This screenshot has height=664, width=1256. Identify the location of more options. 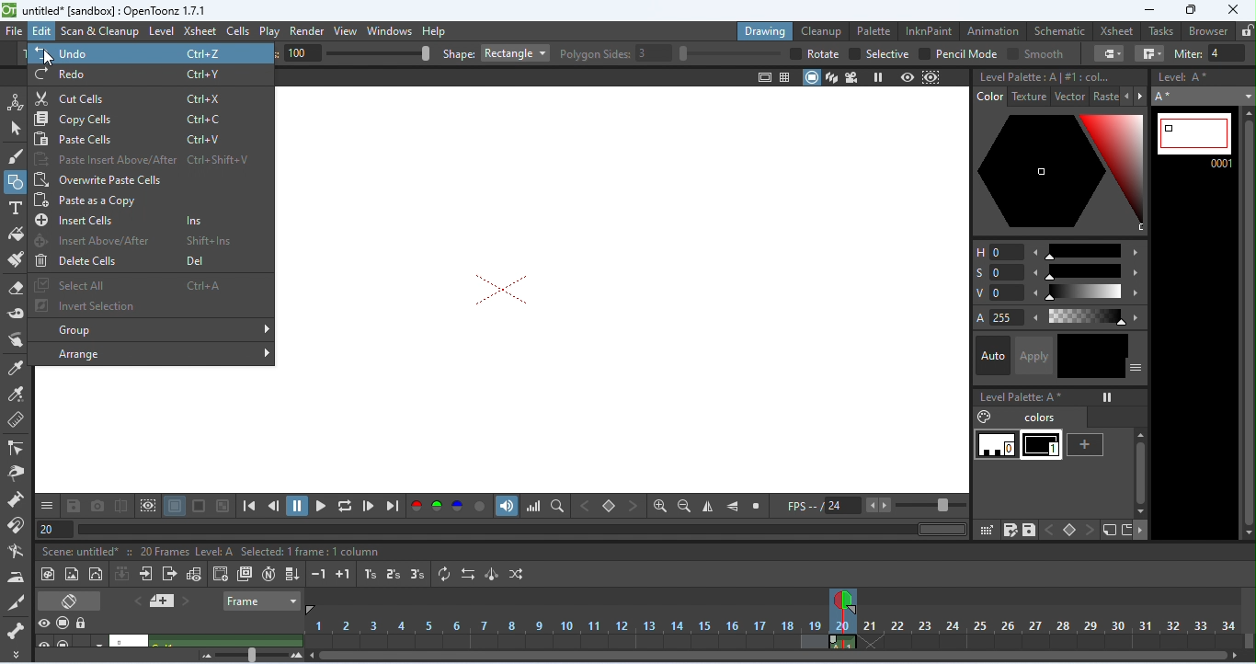
(1141, 531).